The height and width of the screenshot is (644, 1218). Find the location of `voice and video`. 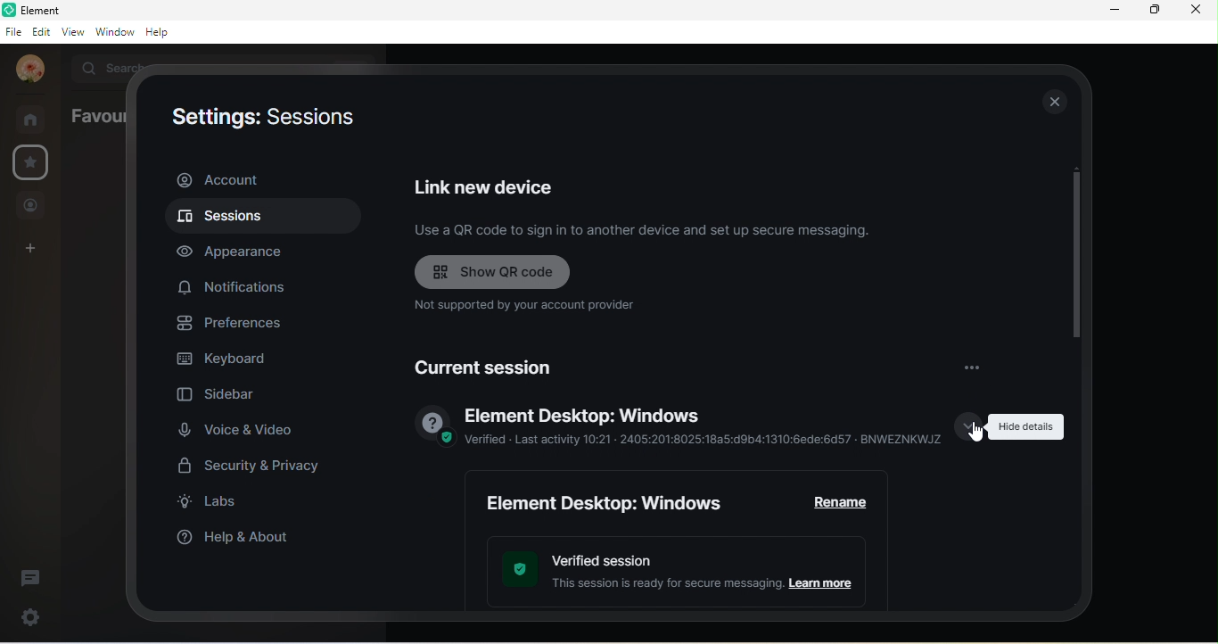

voice and video is located at coordinates (236, 429).